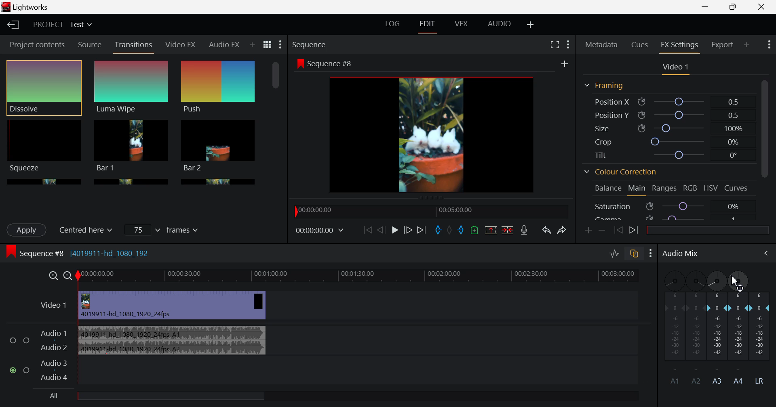 This screenshot has height=407, width=776. I want to click on HSV, so click(711, 189).